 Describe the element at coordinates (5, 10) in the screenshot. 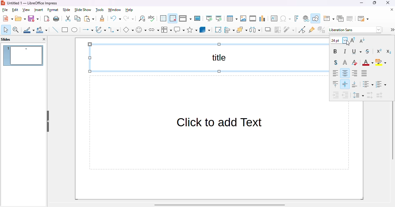

I see `file` at that location.